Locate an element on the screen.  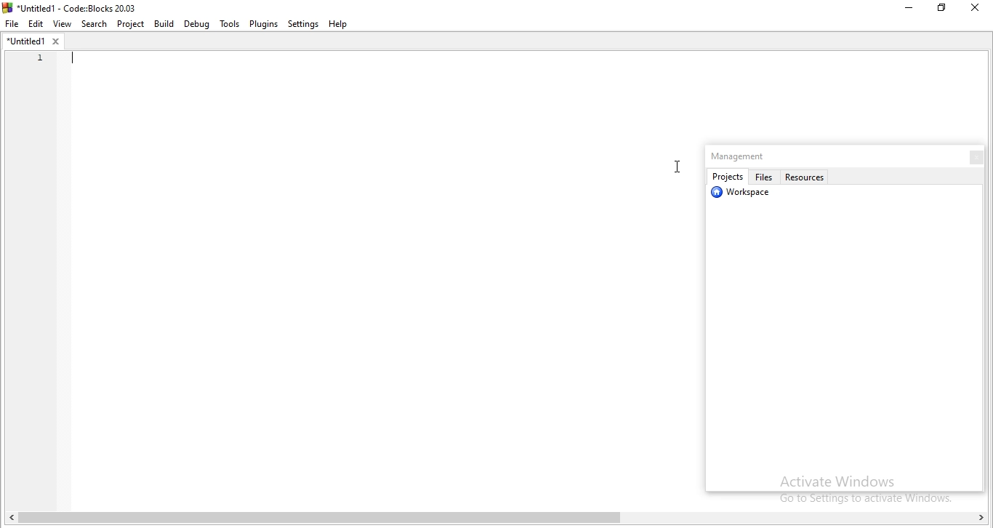
projects is located at coordinates (727, 177).